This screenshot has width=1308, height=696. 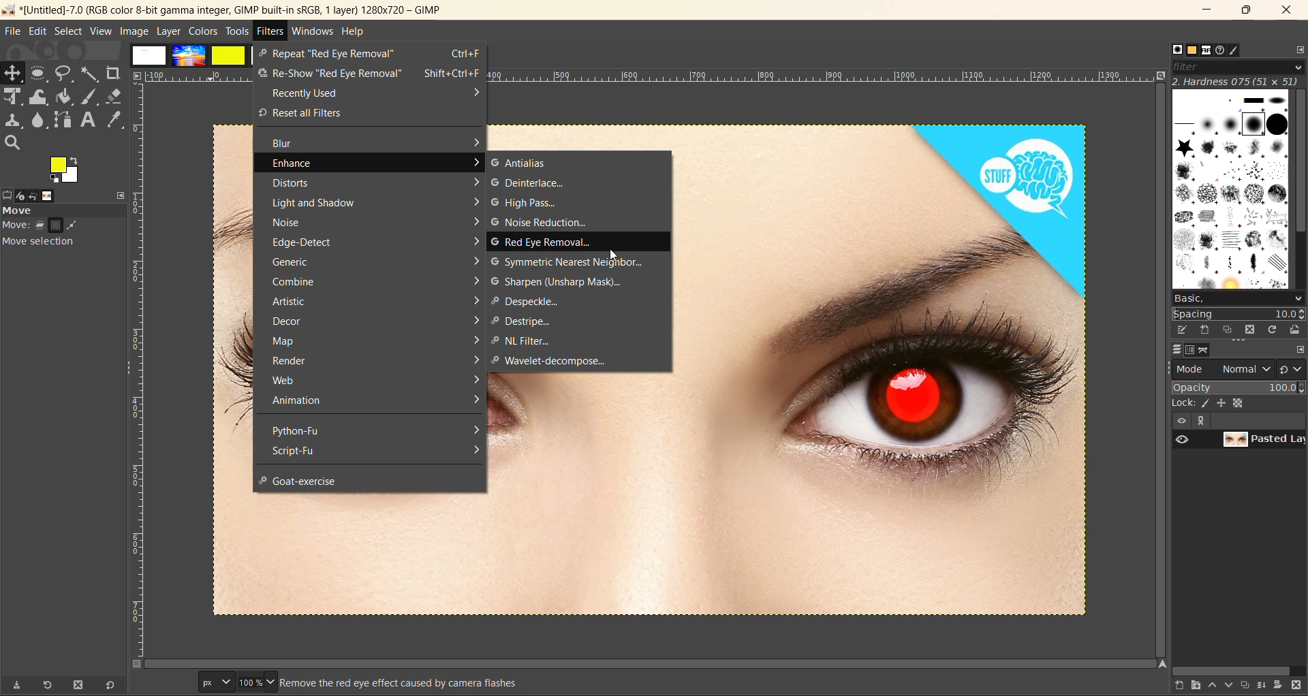 I want to click on noise reduction, so click(x=540, y=223).